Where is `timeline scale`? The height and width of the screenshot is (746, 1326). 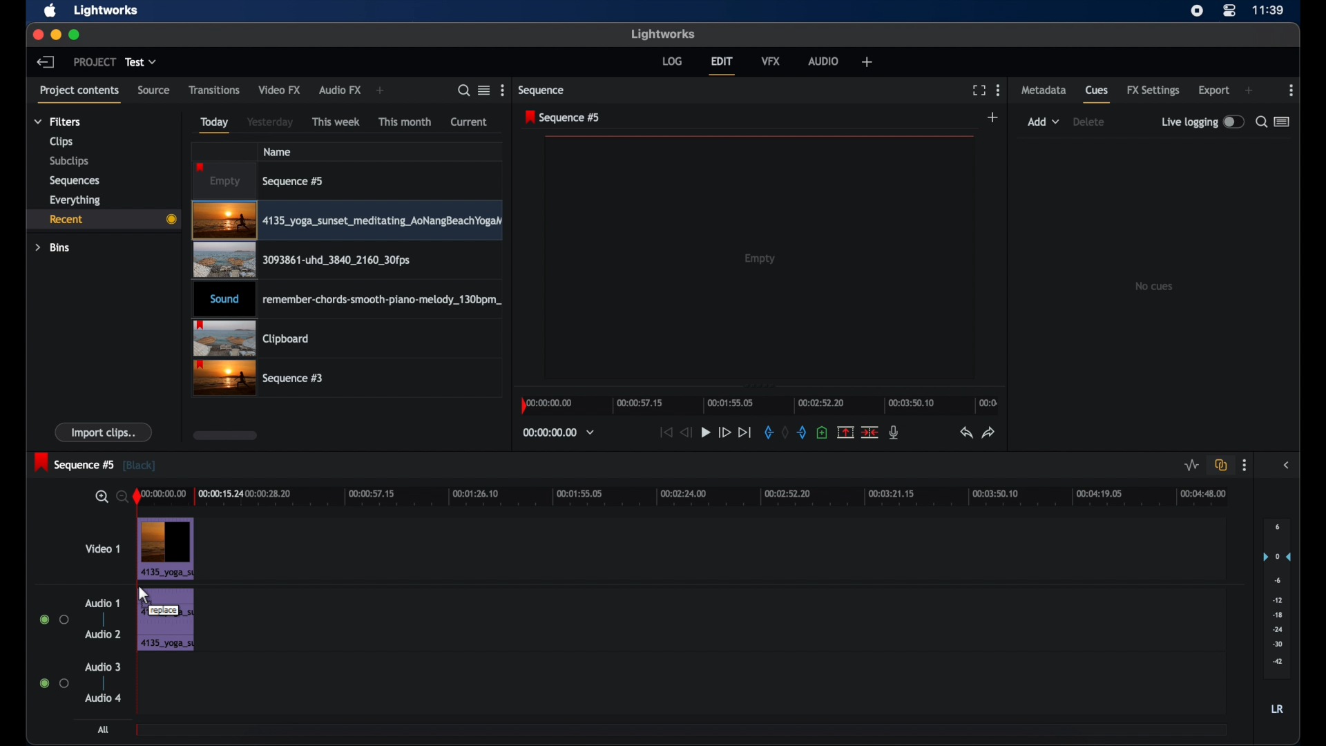
timeline scale is located at coordinates (691, 497).